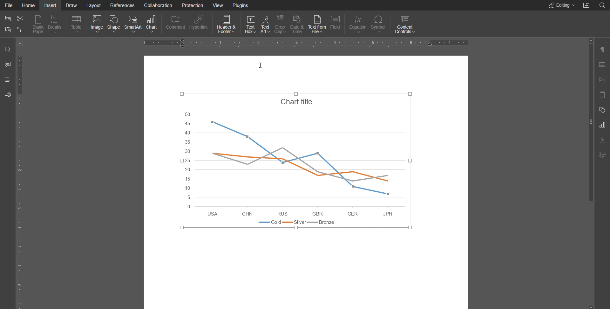 This screenshot has height=309, width=610. Describe the element at coordinates (602, 140) in the screenshot. I see `Text Art` at that location.